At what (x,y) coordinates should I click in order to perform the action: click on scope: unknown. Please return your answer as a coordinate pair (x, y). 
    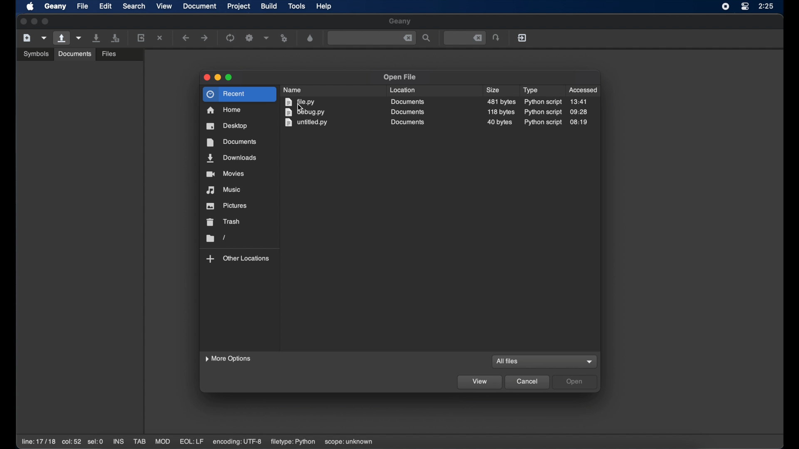
    Looking at the image, I should click on (350, 442).